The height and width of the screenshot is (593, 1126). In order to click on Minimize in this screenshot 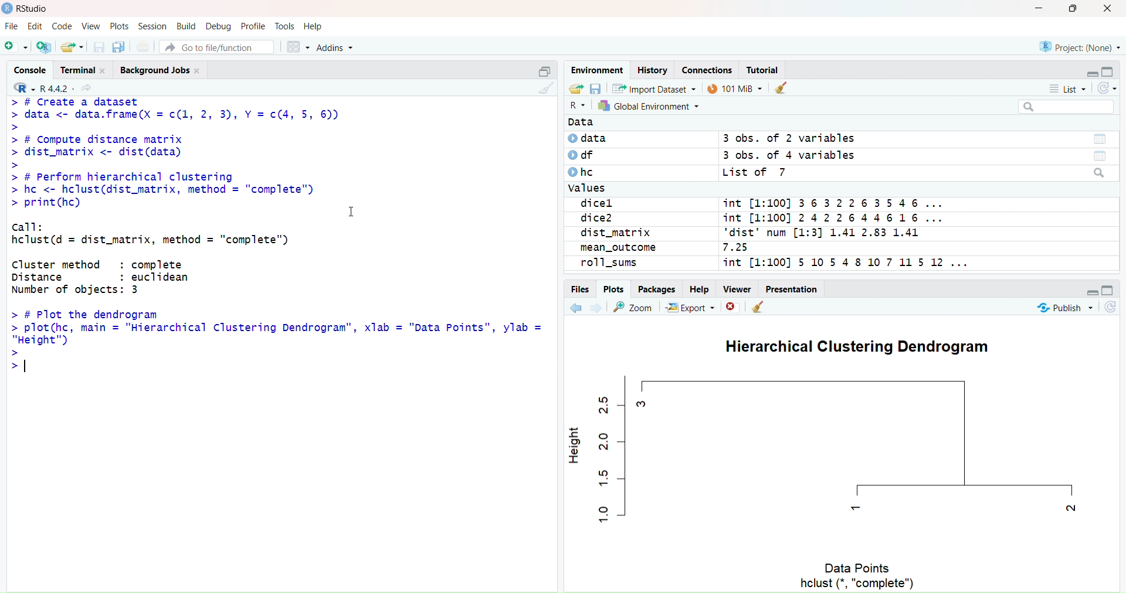, I will do `click(1040, 11)`.